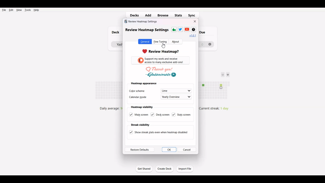 The height and width of the screenshot is (183, 325). Describe the element at coordinates (169, 149) in the screenshot. I see `OK` at that location.